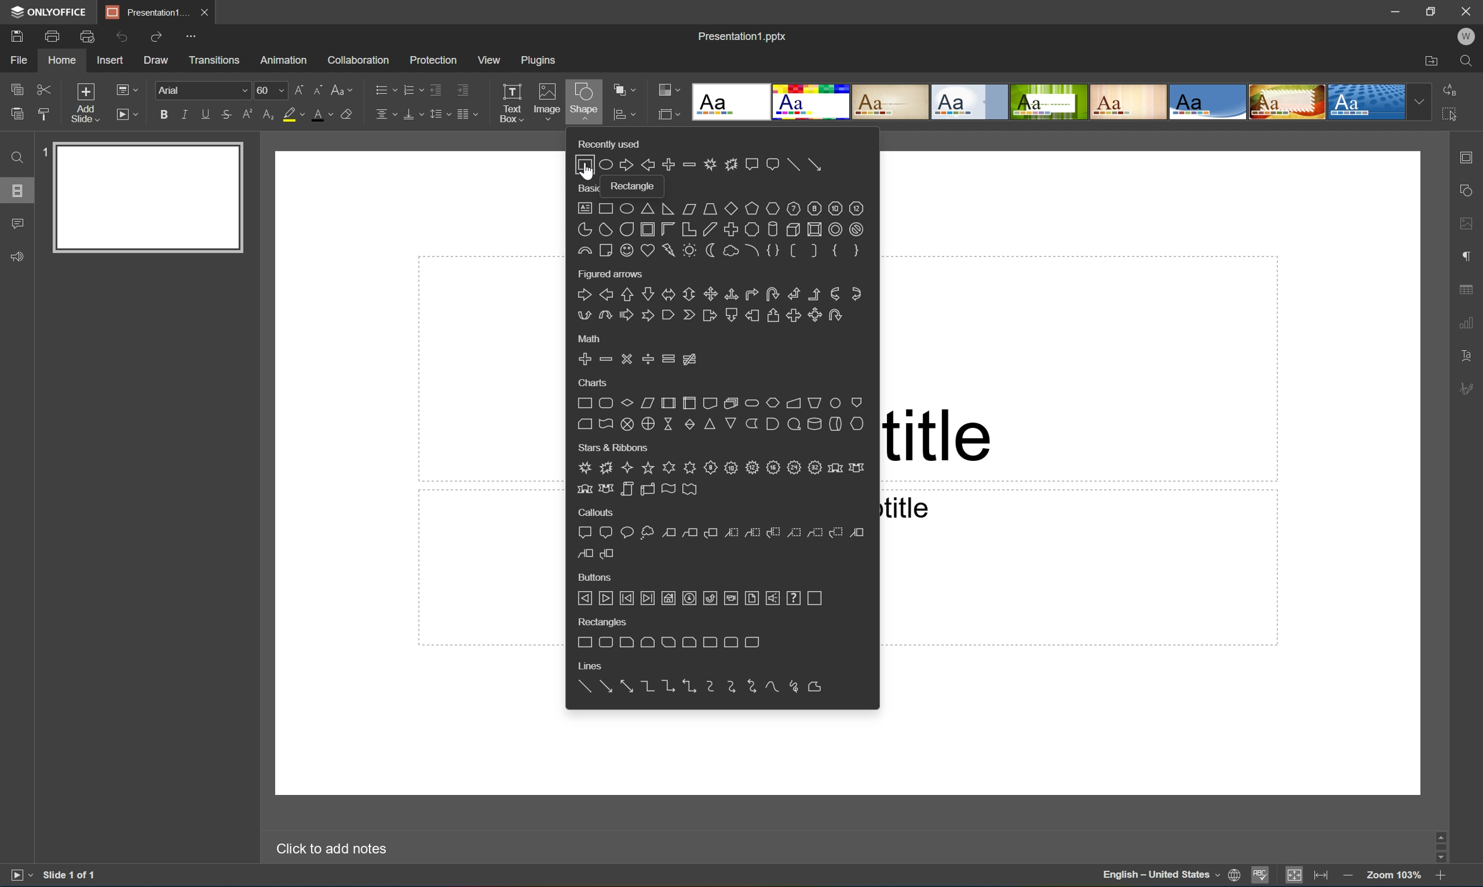  I want to click on Redo, so click(157, 35).